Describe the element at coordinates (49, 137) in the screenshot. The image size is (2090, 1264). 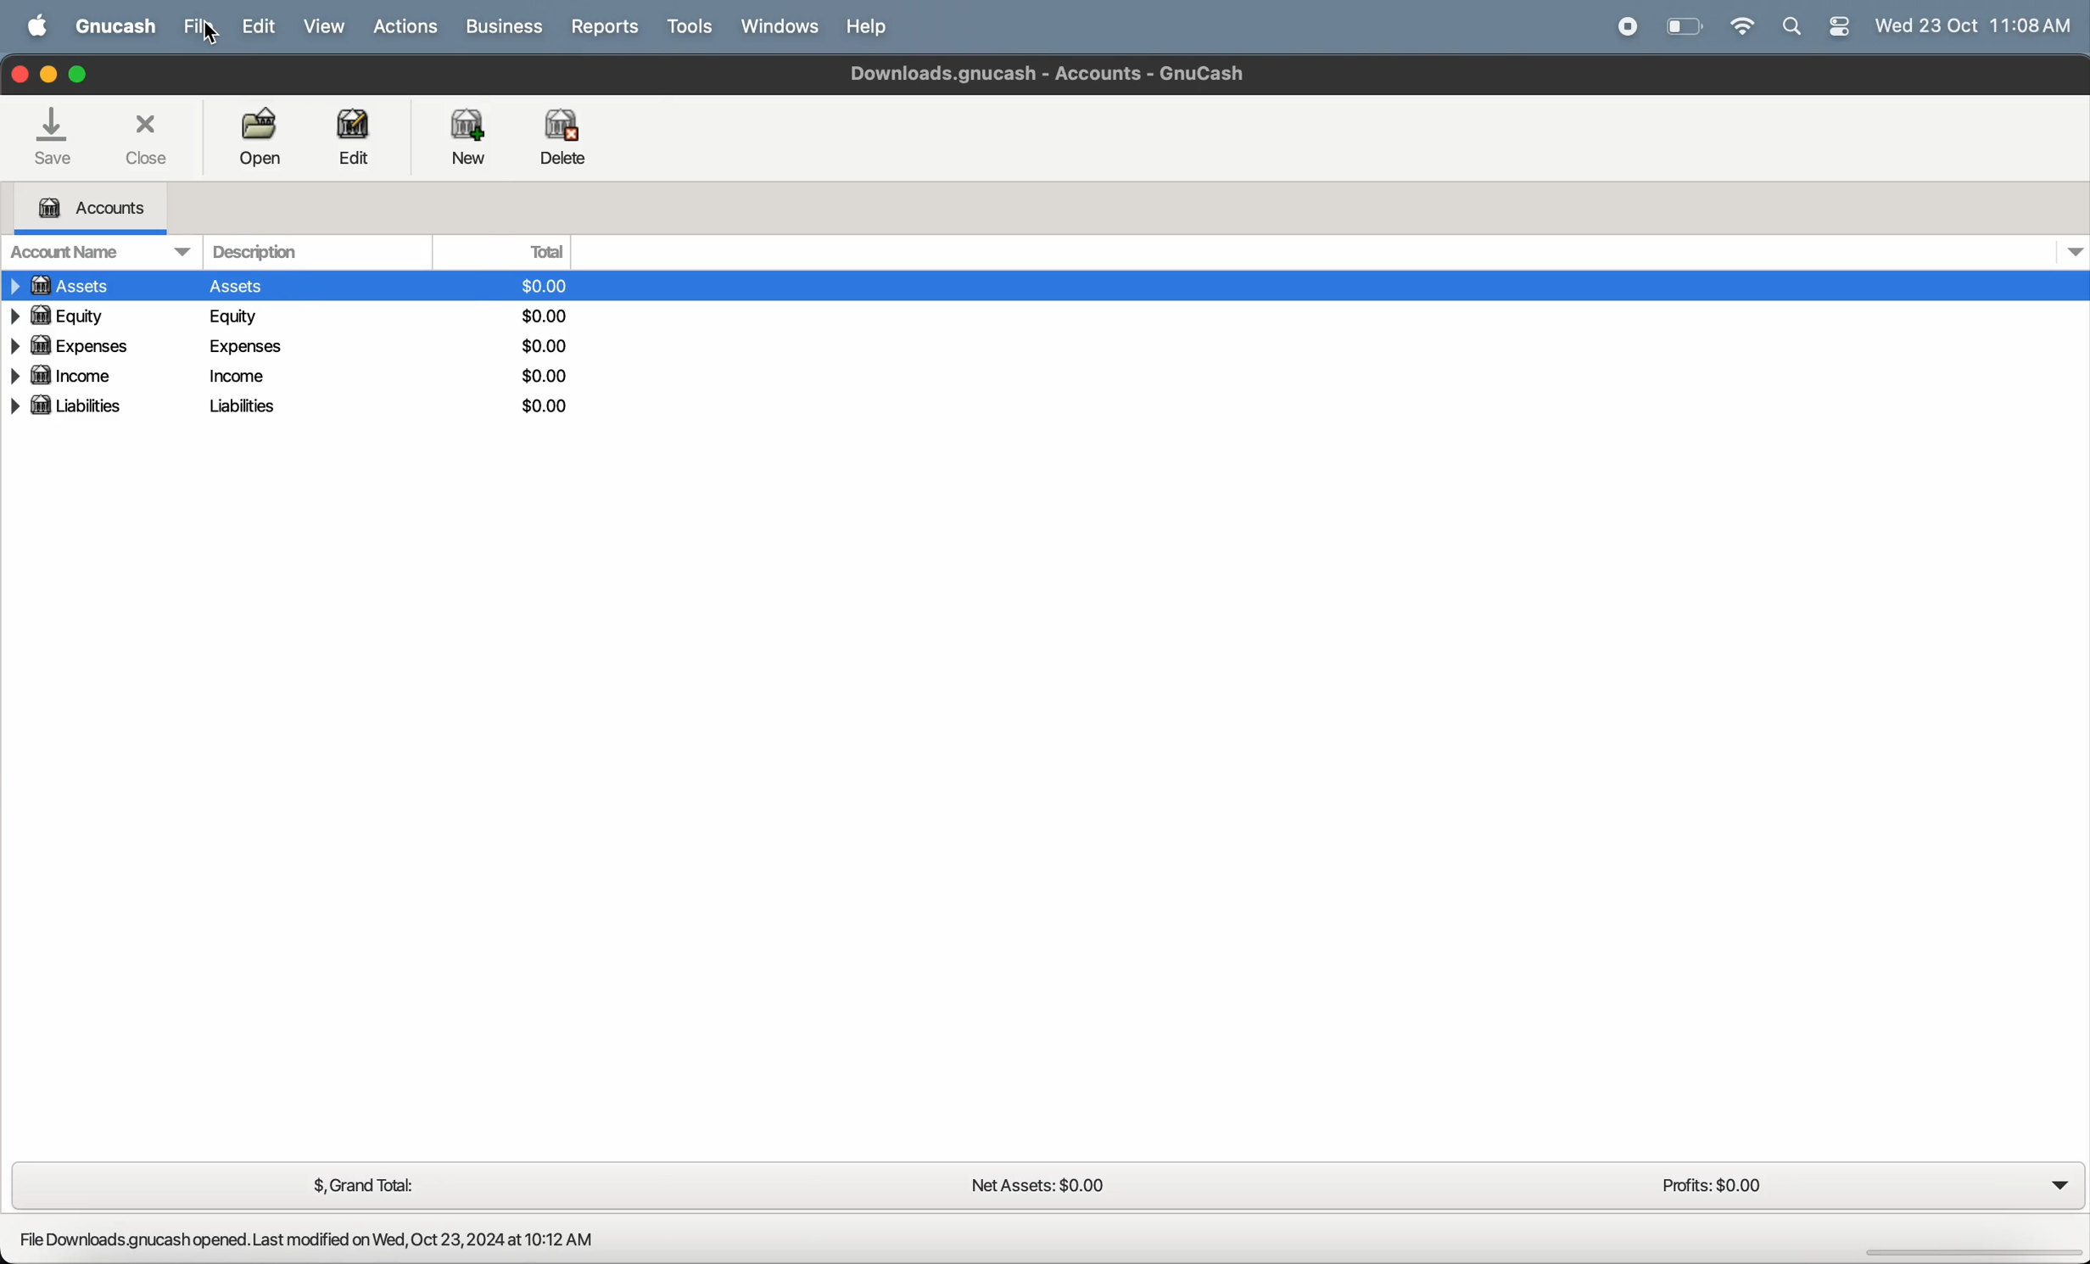
I see `save` at that location.